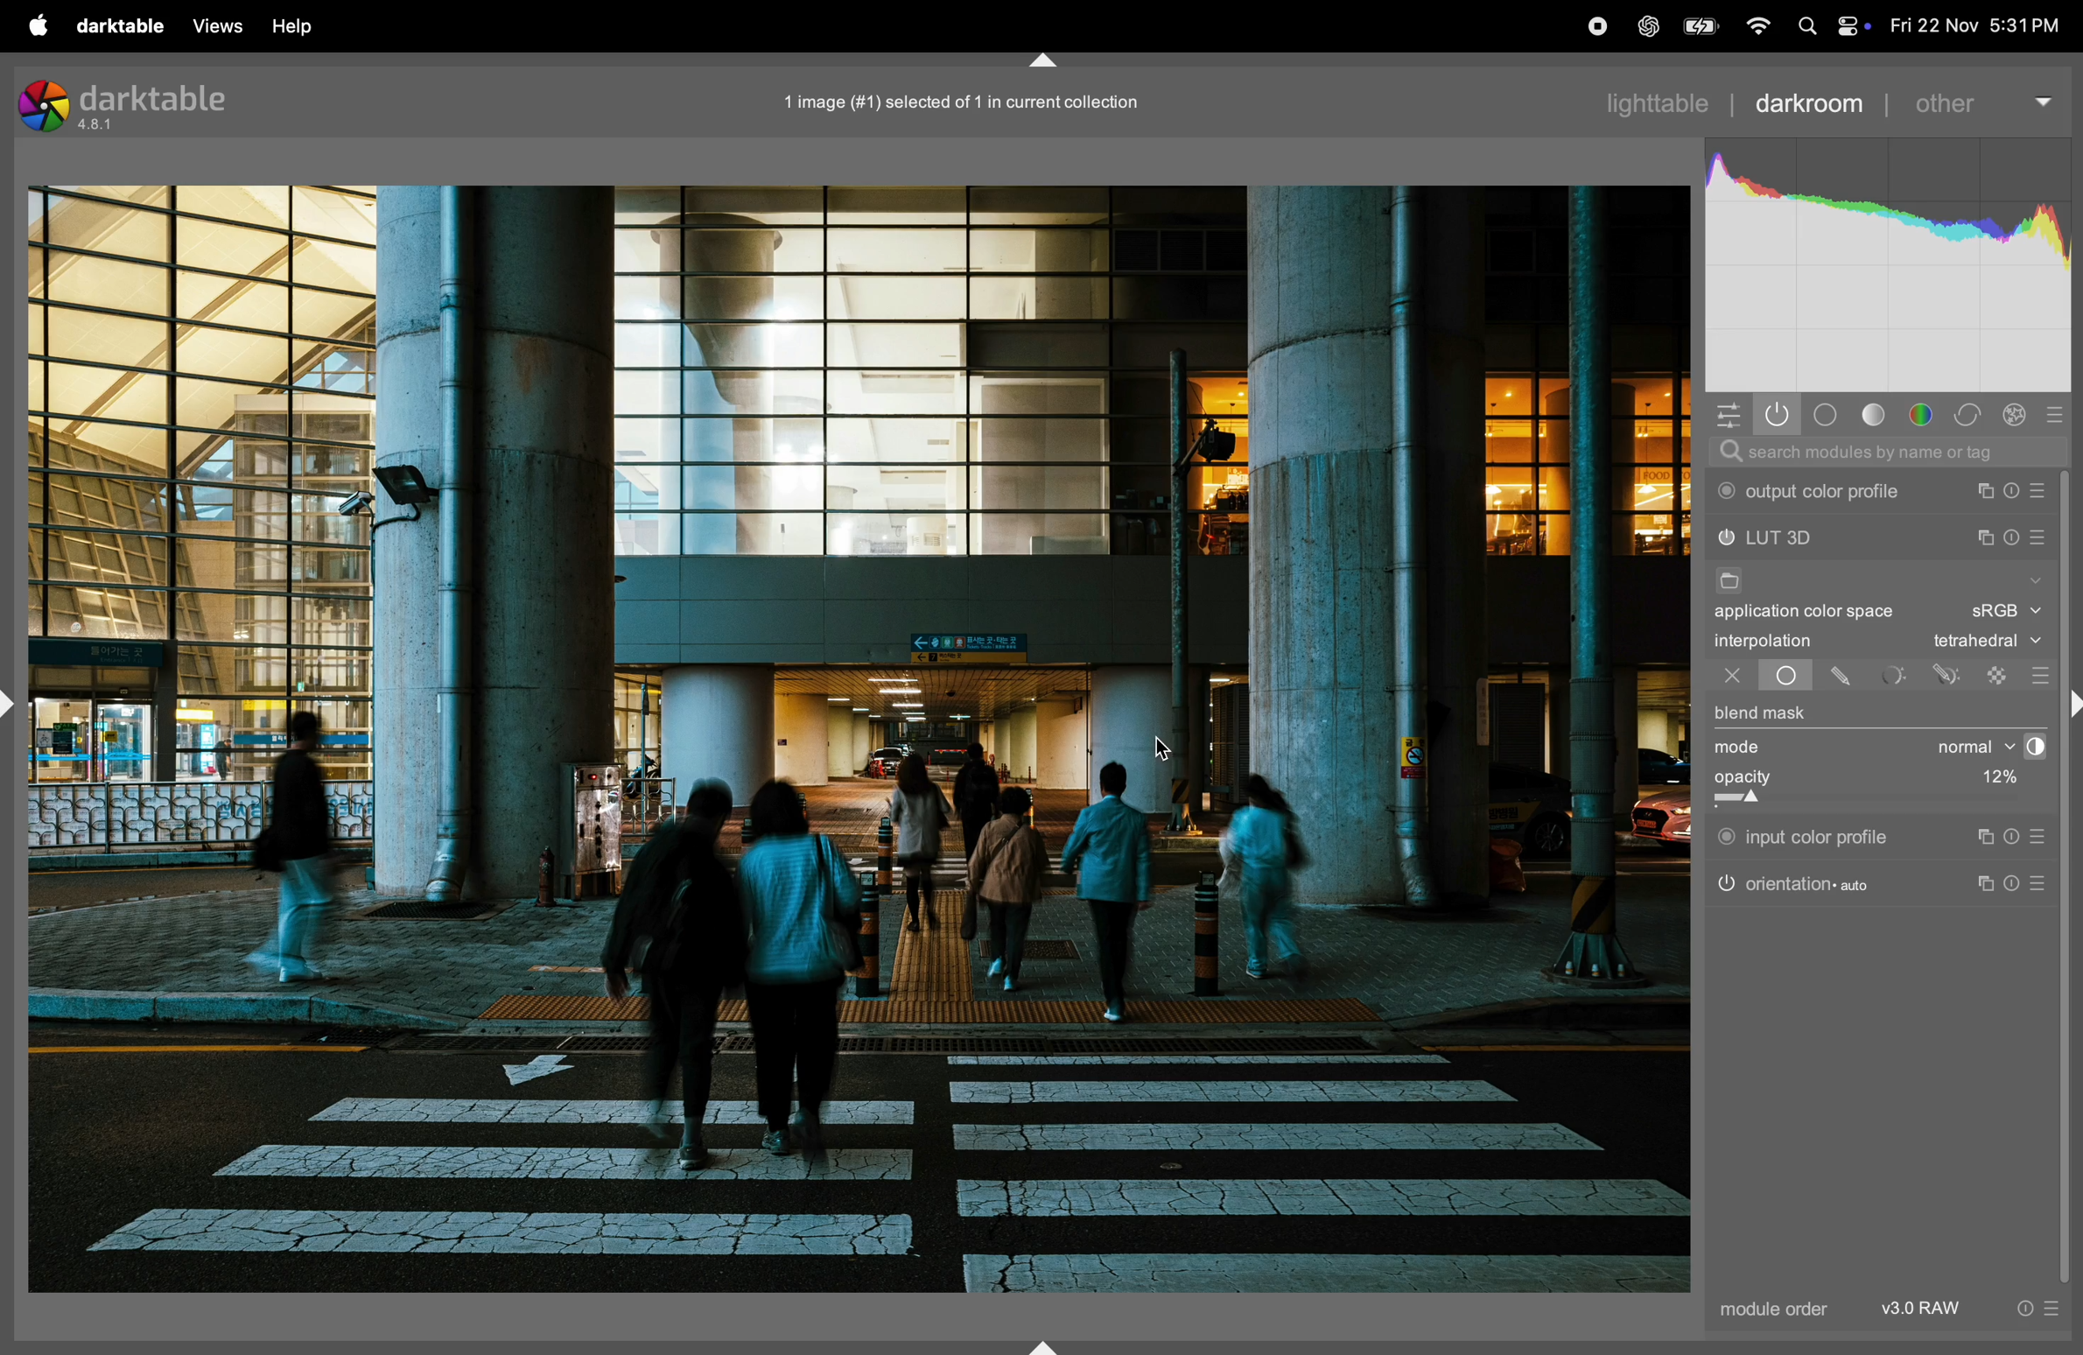 This screenshot has width=2083, height=1355. Describe the element at coordinates (2063, 411) in the screenshot. I see `presets` at that location.